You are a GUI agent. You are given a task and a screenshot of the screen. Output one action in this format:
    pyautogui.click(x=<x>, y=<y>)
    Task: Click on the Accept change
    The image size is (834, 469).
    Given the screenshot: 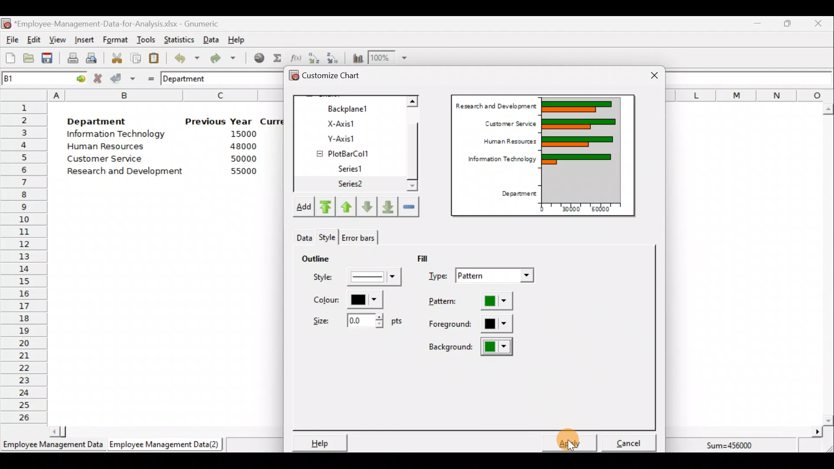 What is the action you would take?
    pyautogui.click(x=123, y=78)
    